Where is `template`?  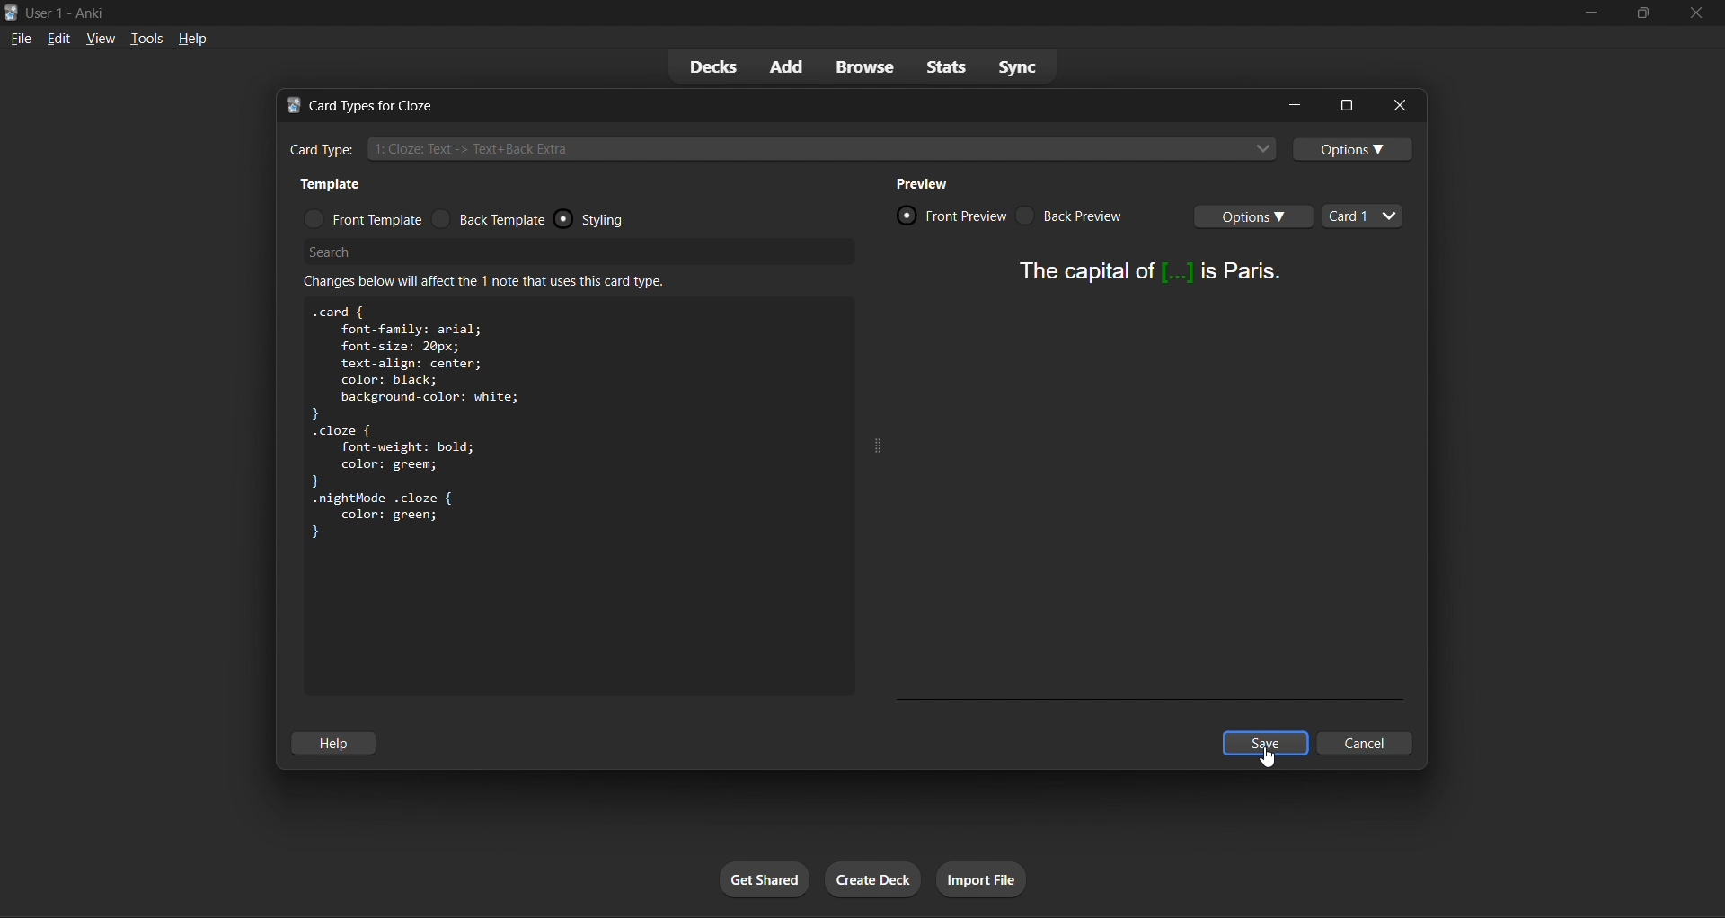
template is located at coordinates (339, 185).